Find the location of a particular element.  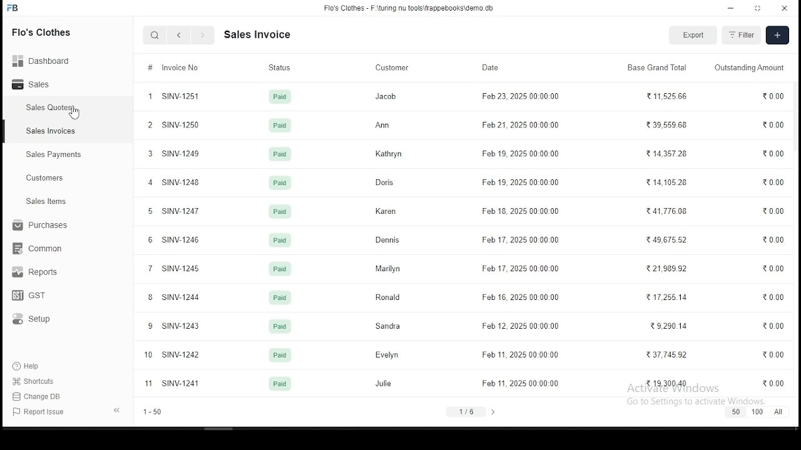

outstanding amount is located at coordinates (752, 69).